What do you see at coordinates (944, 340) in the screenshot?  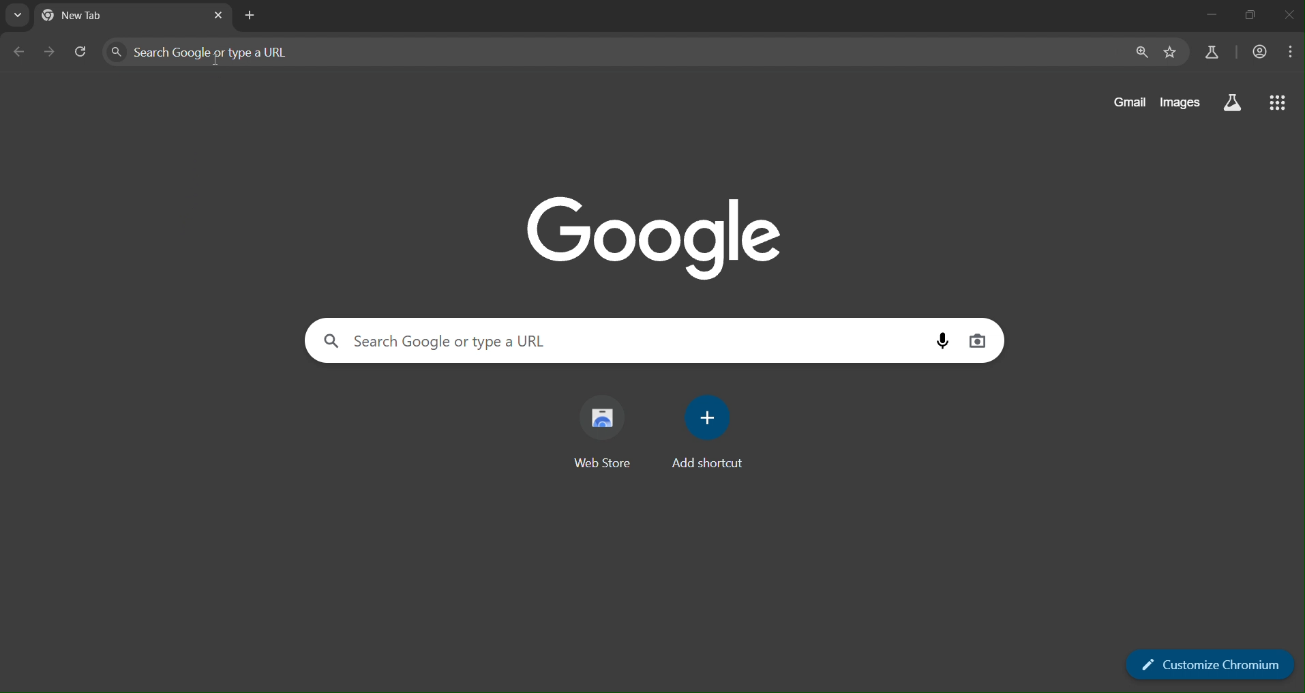 I see `voice search` at bounding box center [944, 340].